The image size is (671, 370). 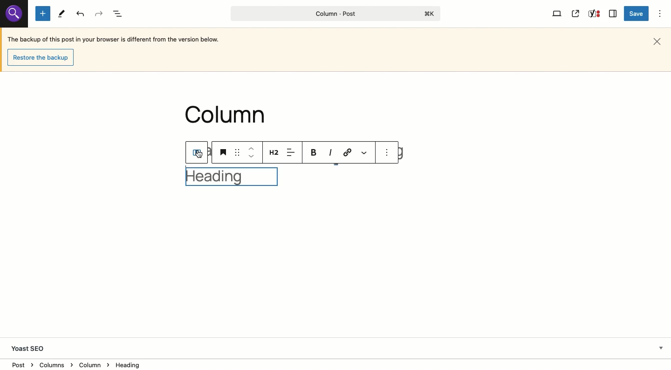 What do you see at coordinates (223, 152) in the screenshot?
I see `Heading` at bounding box center [223, 152].